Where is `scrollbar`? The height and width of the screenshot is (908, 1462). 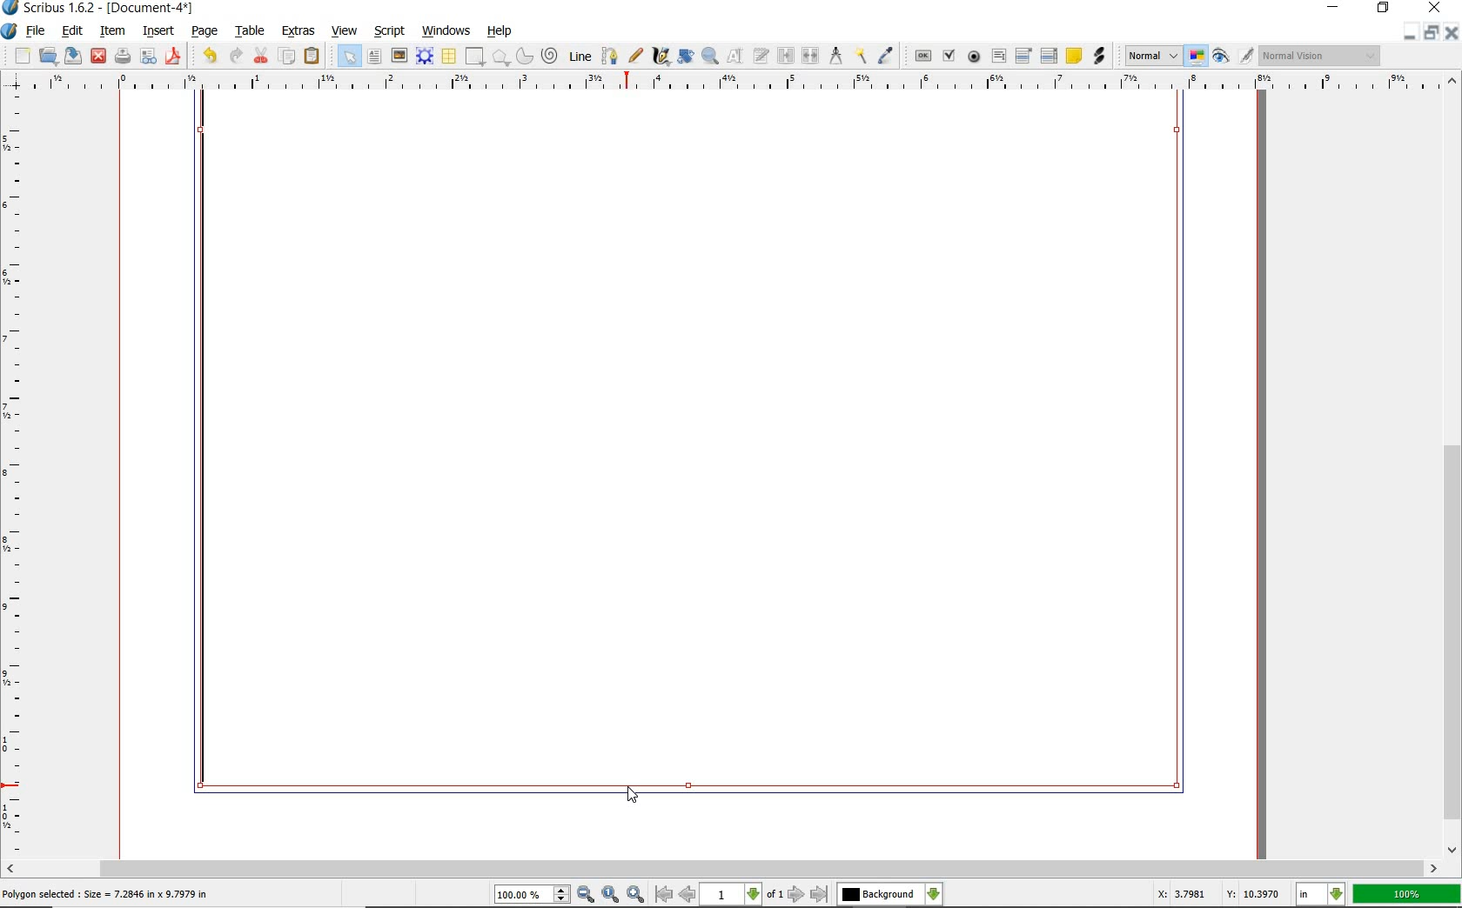
scrollbar is located at coordinates (1452, 465).